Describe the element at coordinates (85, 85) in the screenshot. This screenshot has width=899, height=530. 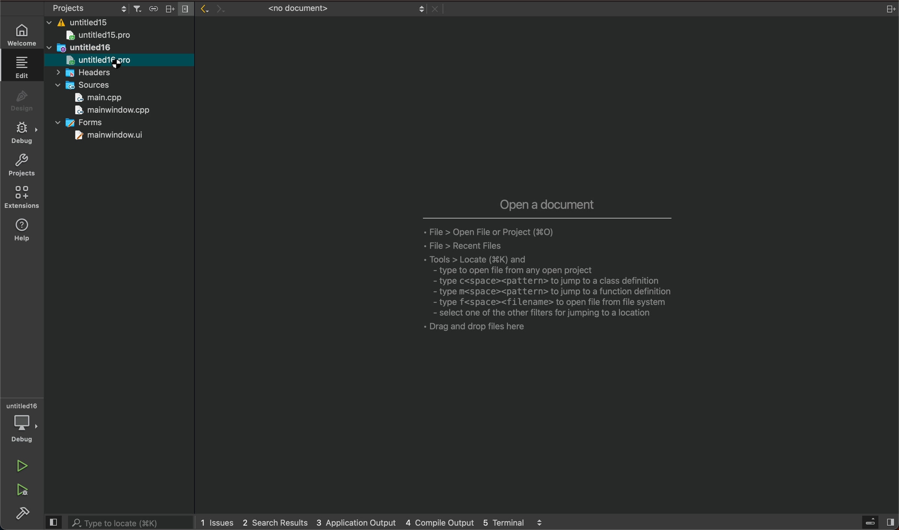
I see `sources` at that location.